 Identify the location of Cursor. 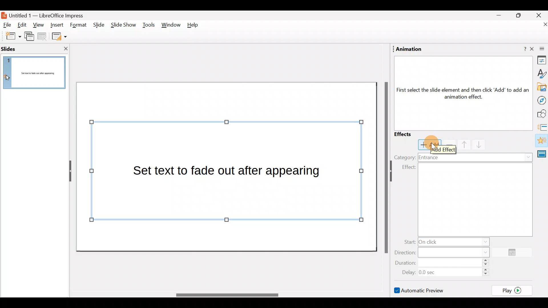
(435, 147).